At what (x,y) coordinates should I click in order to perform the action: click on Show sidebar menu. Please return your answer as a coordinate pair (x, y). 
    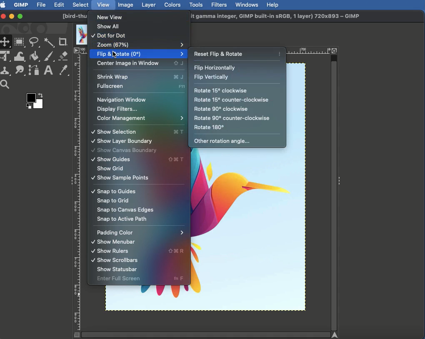
    Looking at the image, I should click on (70, 182).